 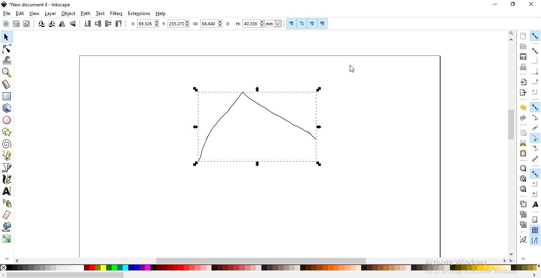 I want to click on edit, so click(x=20, y=14).